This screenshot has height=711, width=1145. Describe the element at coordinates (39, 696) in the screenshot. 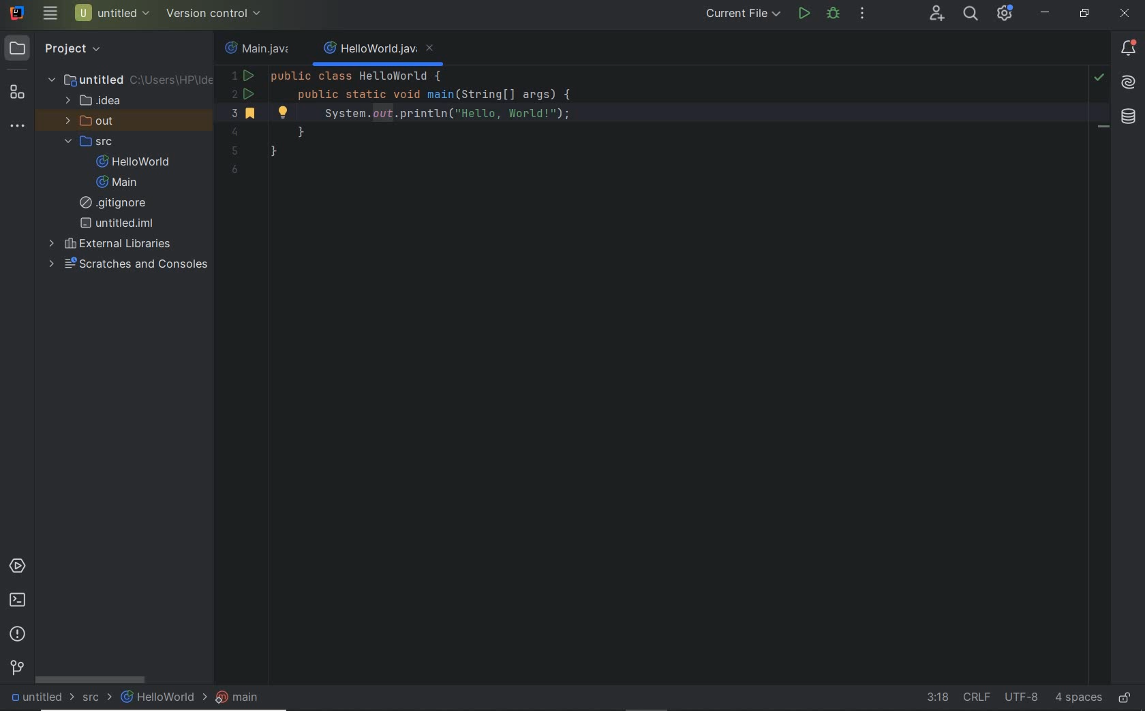

I see `untitled` at that location.